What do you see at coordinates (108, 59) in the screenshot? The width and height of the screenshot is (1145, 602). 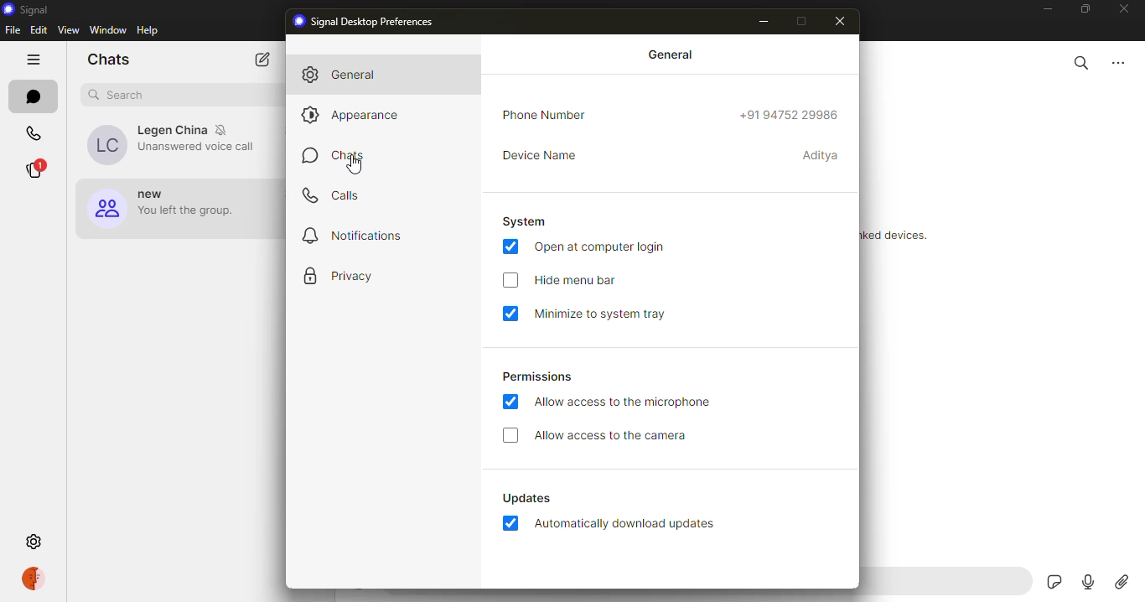 I see `chats` at bounding box center [108, 59].